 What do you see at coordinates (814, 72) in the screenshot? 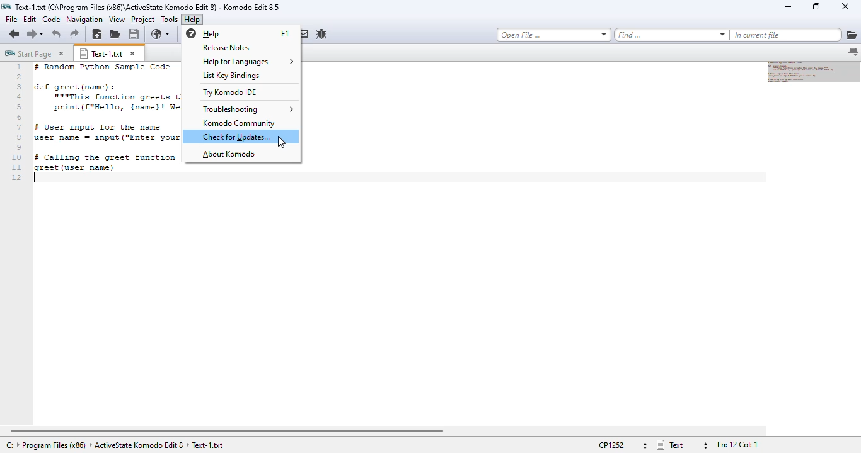
I see `minimap` at bounding box center [814, 72].